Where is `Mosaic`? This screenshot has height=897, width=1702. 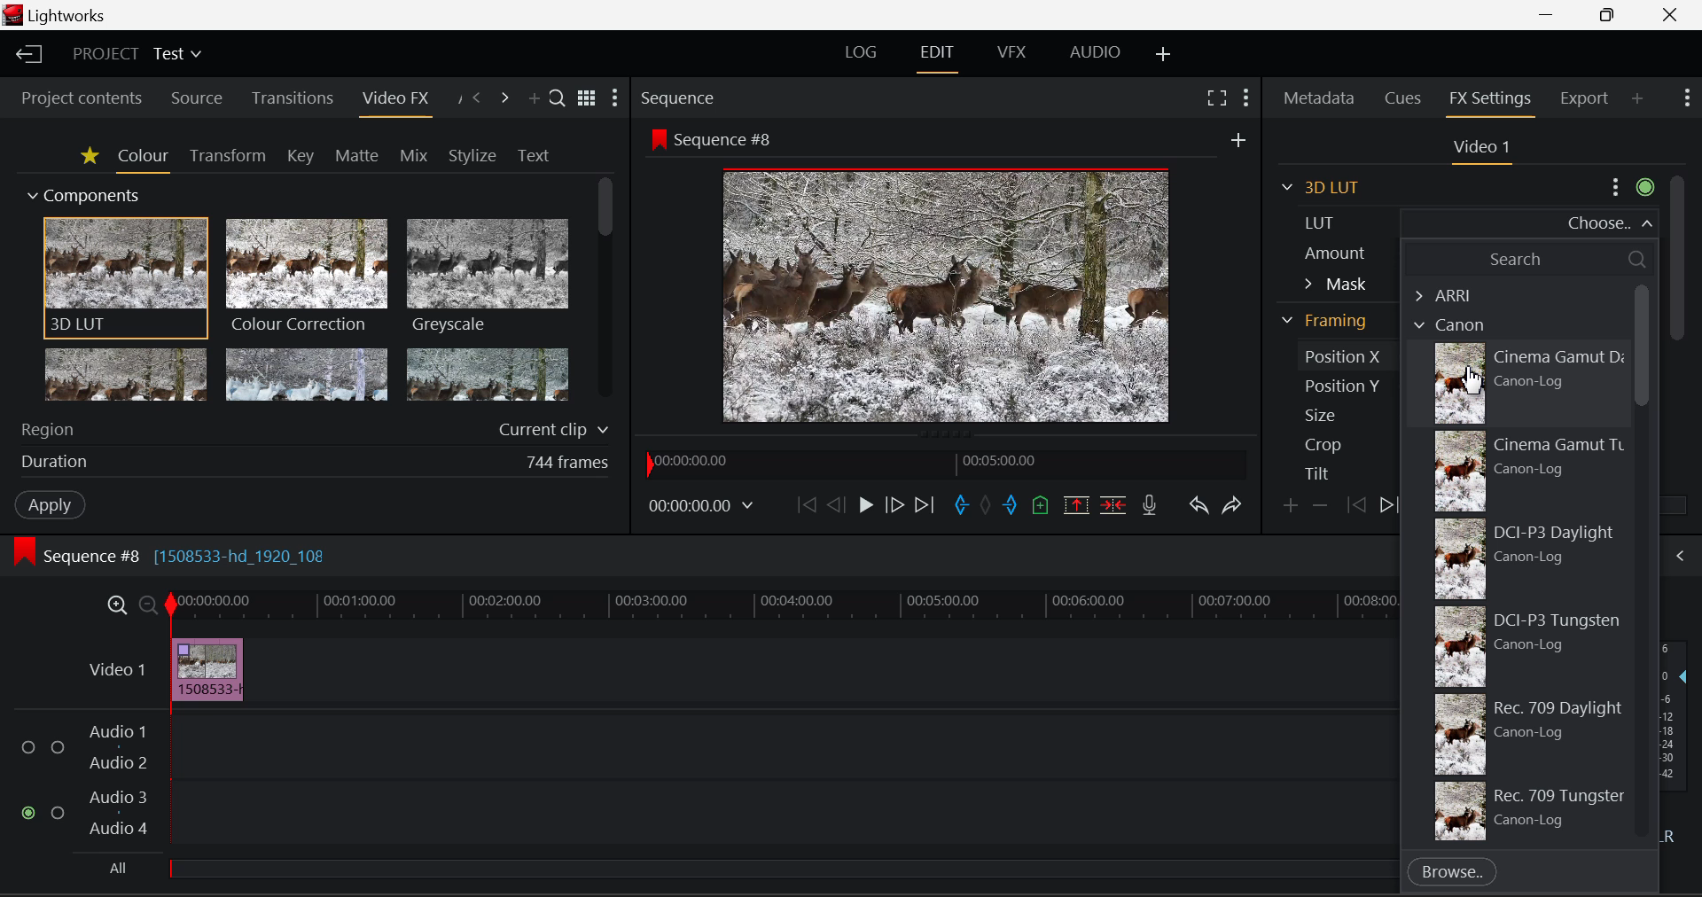
Mosaic is located at coordinates (308, 376).